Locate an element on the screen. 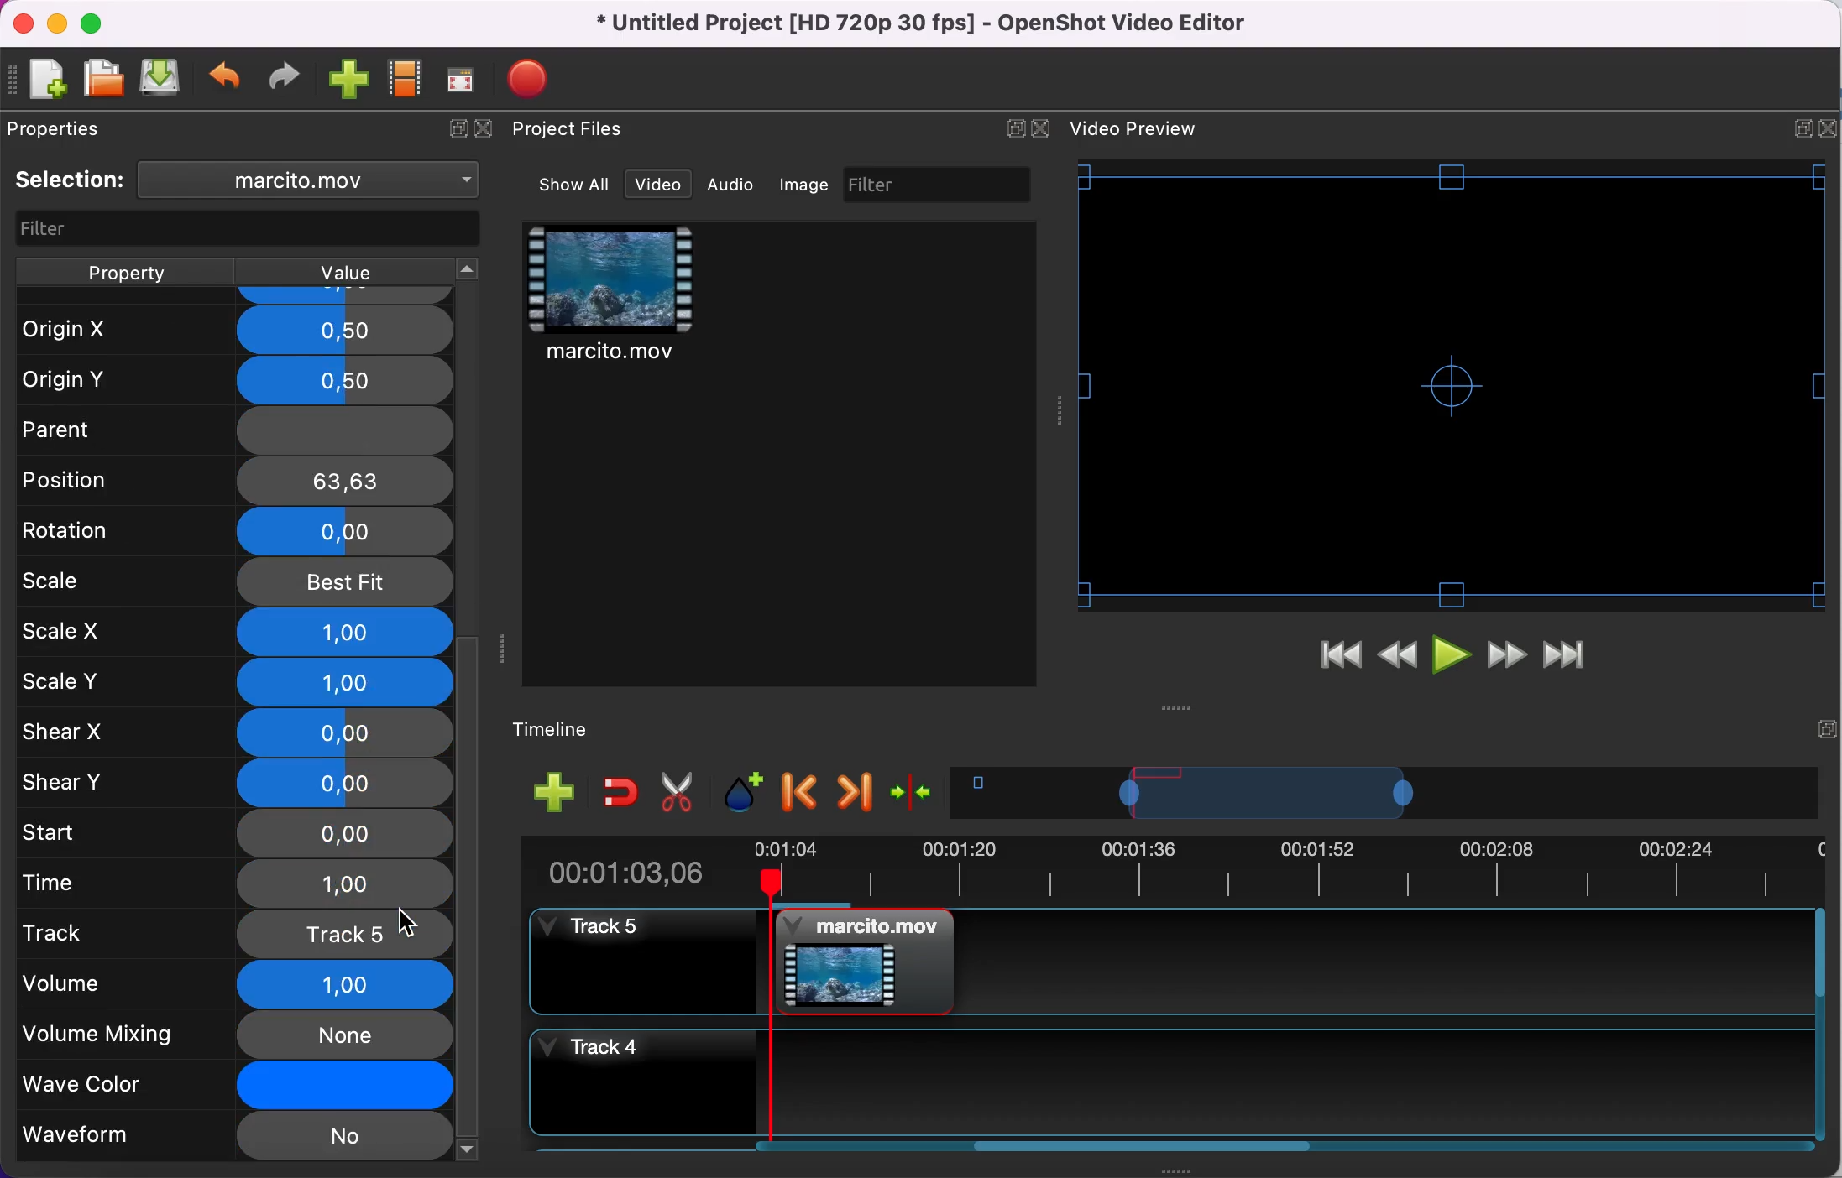 This screenshot has width=1842, height=1178. scale x 1 is located at coordinates (237, 633).